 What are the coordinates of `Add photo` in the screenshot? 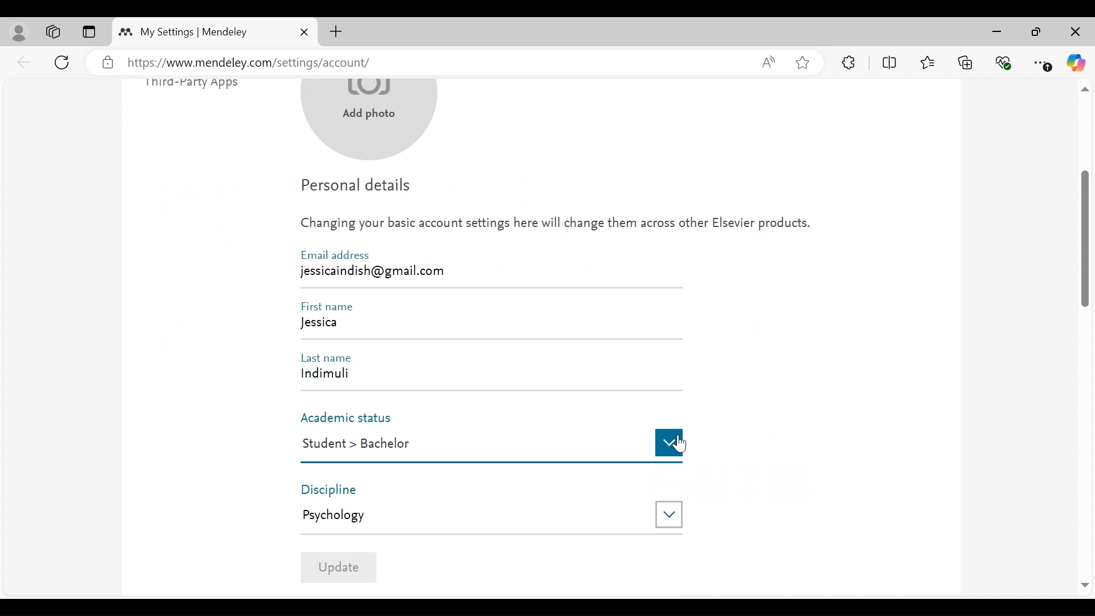 It's located at (370, 121).